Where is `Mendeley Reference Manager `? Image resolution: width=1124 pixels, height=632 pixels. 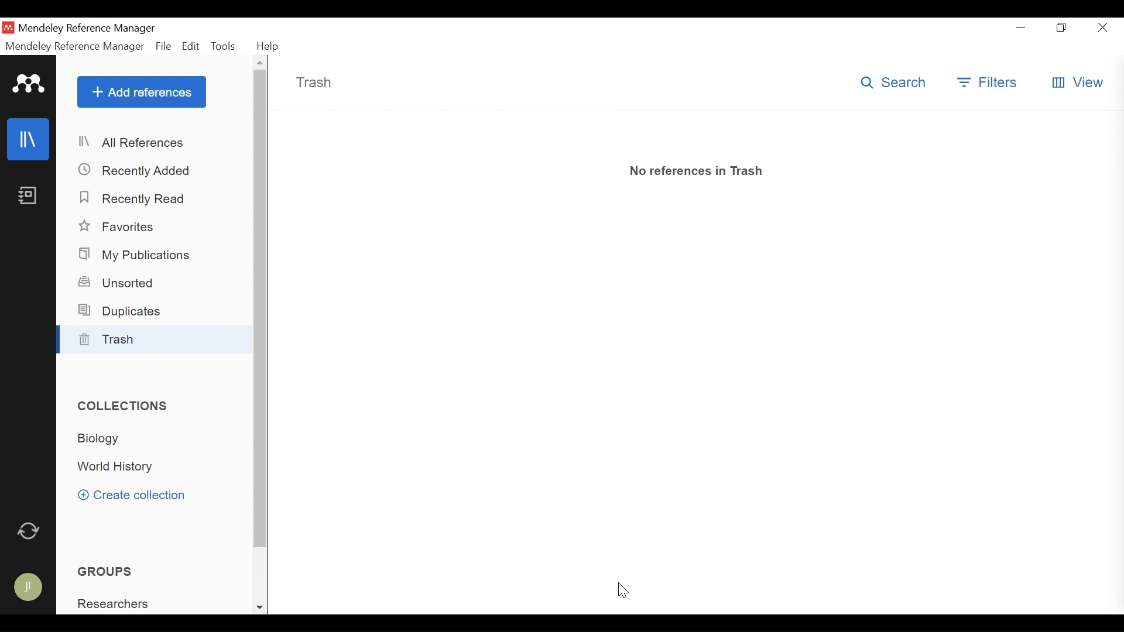
Mendeley Reference Manager  is located at coordinates (73, 46).